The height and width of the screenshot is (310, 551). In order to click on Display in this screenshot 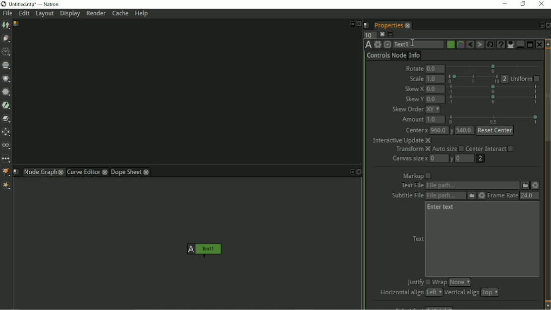, I will do `click(71, 14)`.